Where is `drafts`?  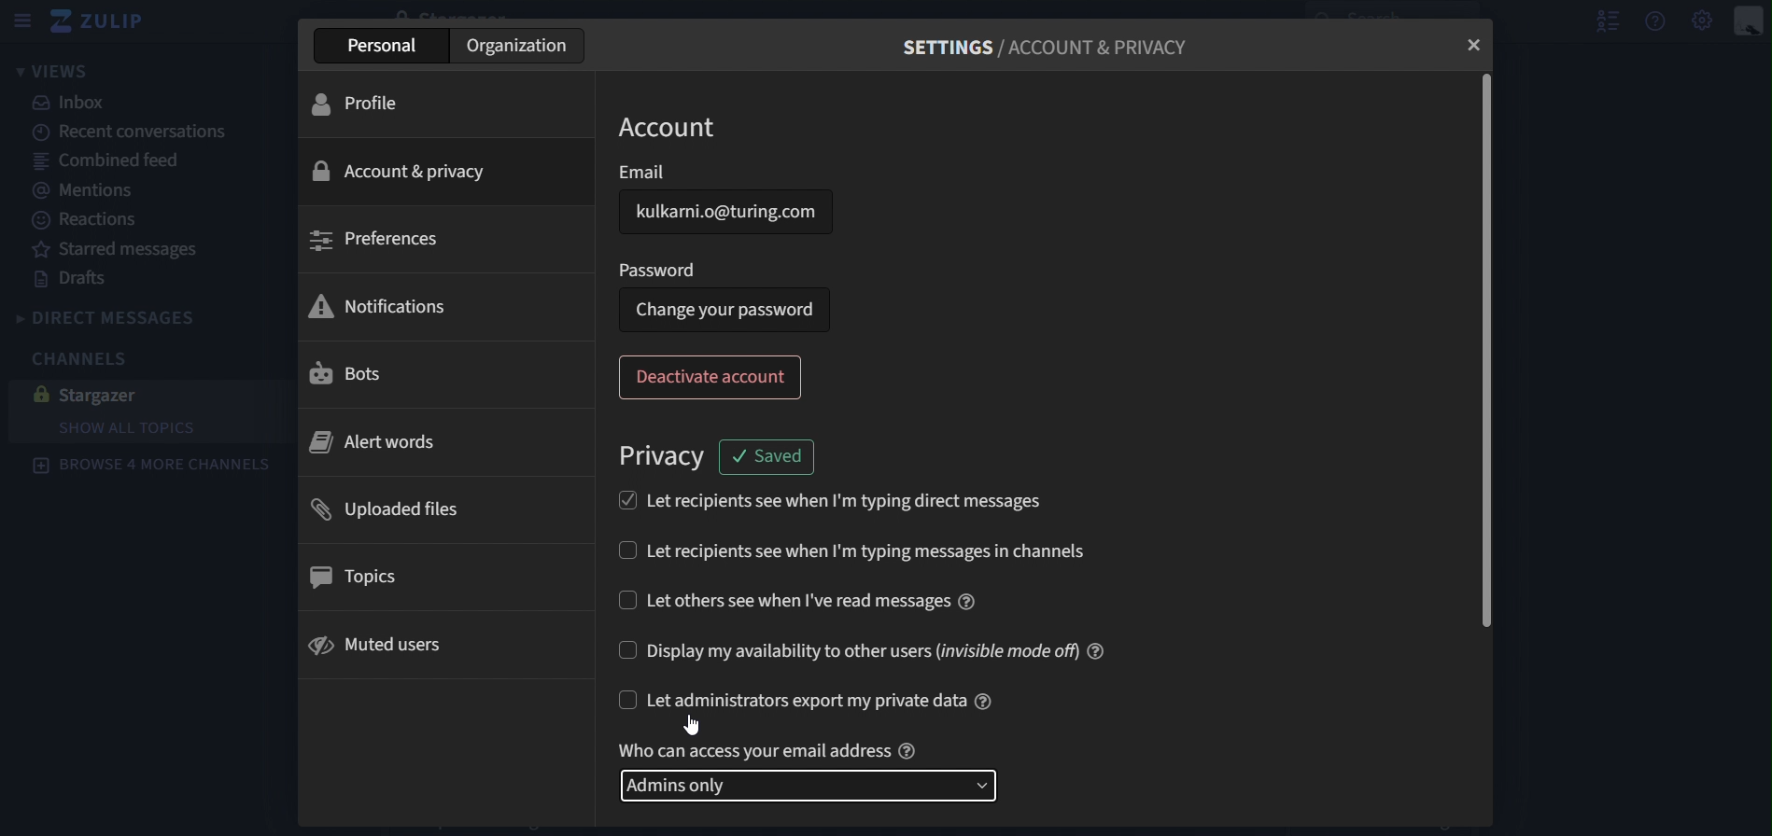 drafts is located at coordinates (72, 278).